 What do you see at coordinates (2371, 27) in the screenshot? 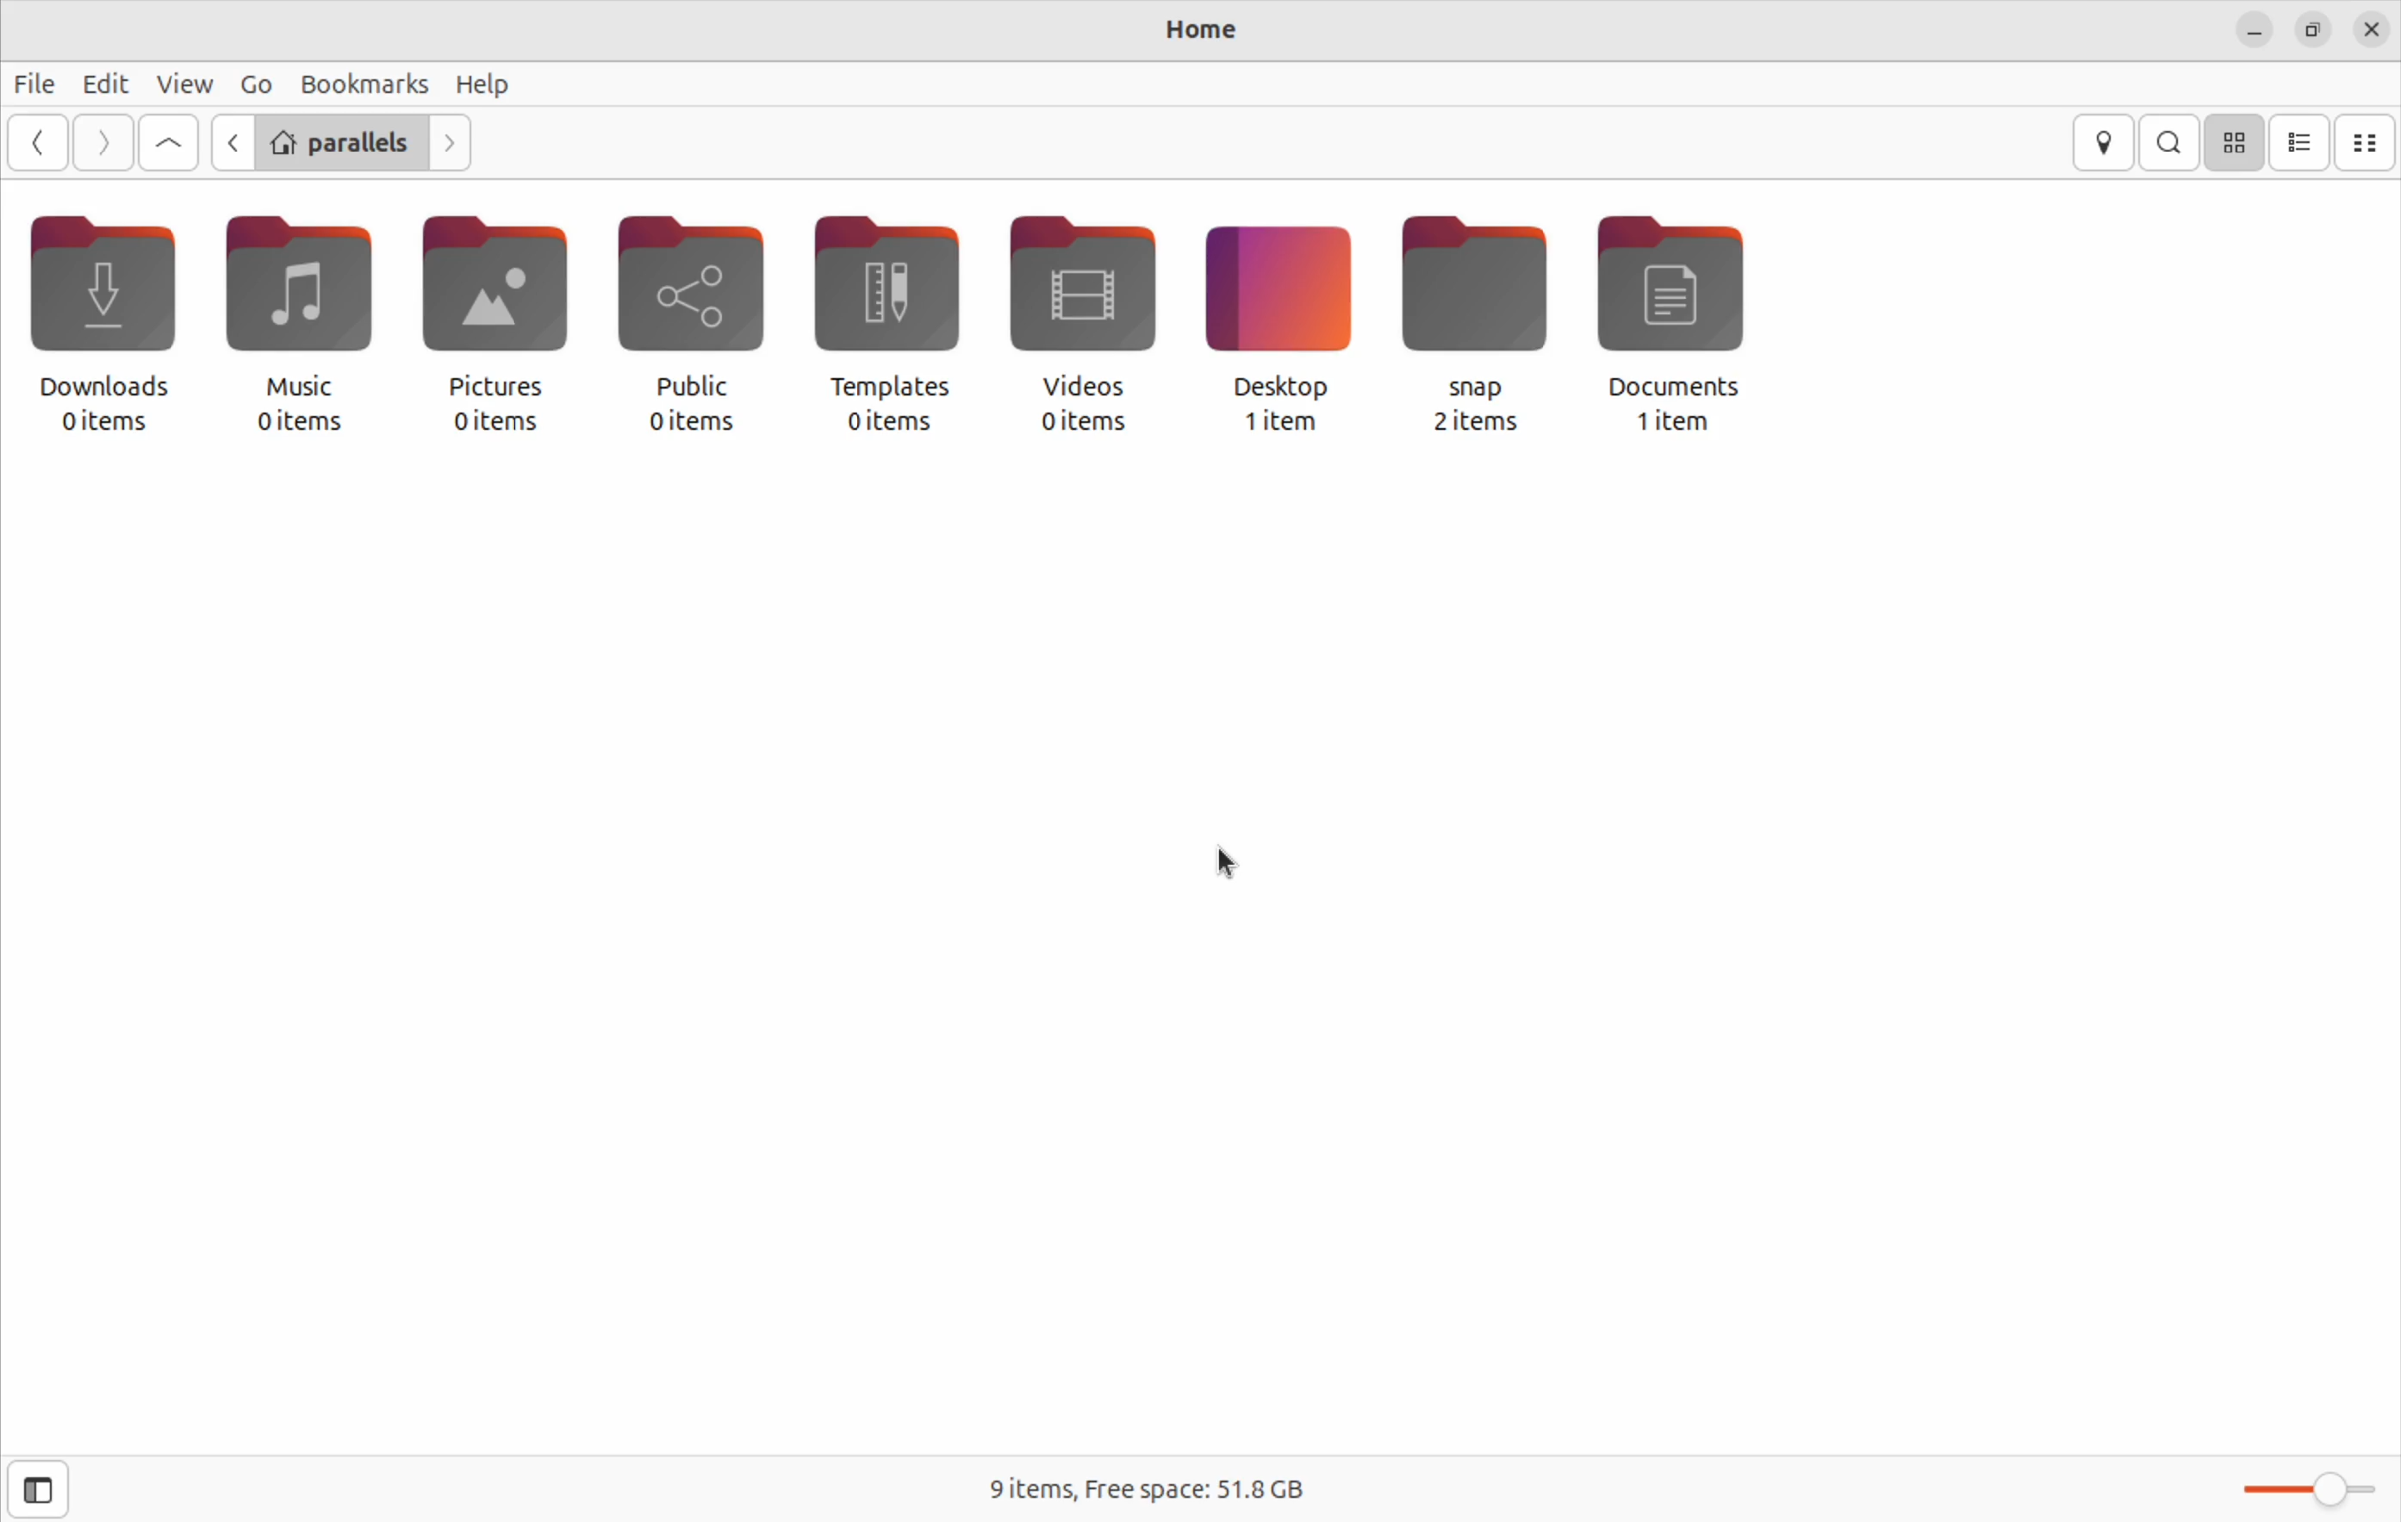
I see `close` at bounding box center [2371, 27].